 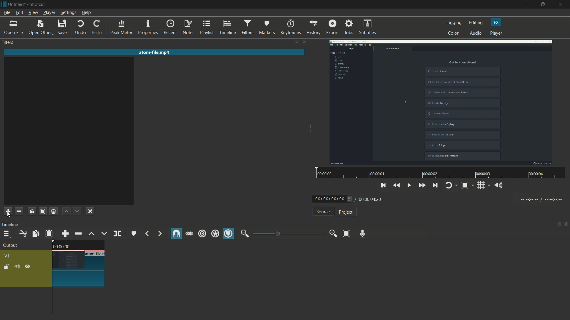 I want to click on add filter, so click(x=7, y=212).